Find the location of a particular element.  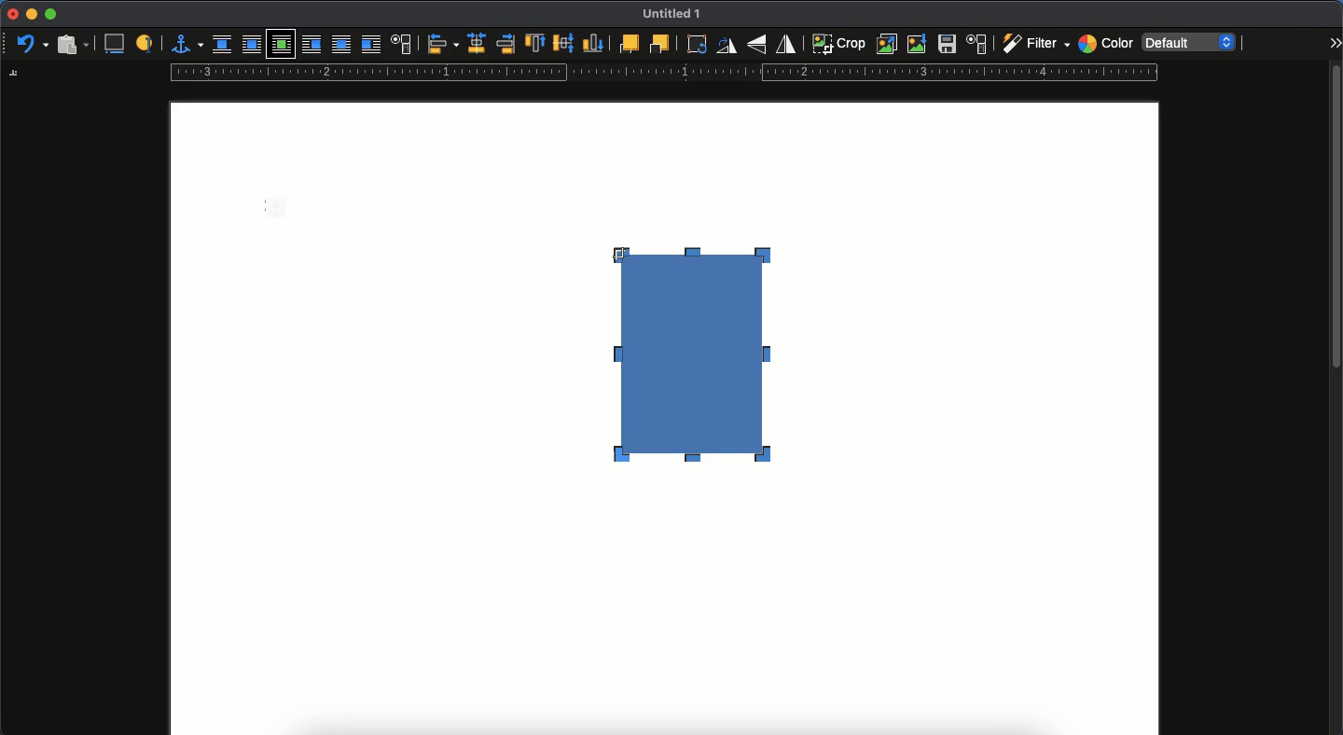

none is located at coordinates (222, 45).